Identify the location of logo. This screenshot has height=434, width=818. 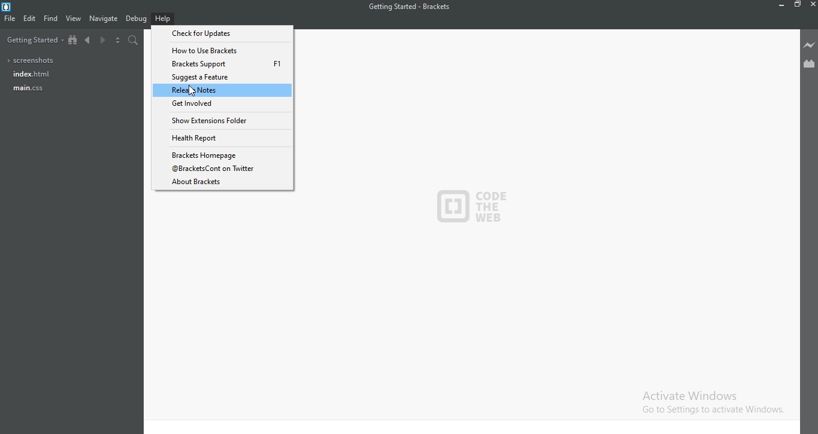
(470, 205).